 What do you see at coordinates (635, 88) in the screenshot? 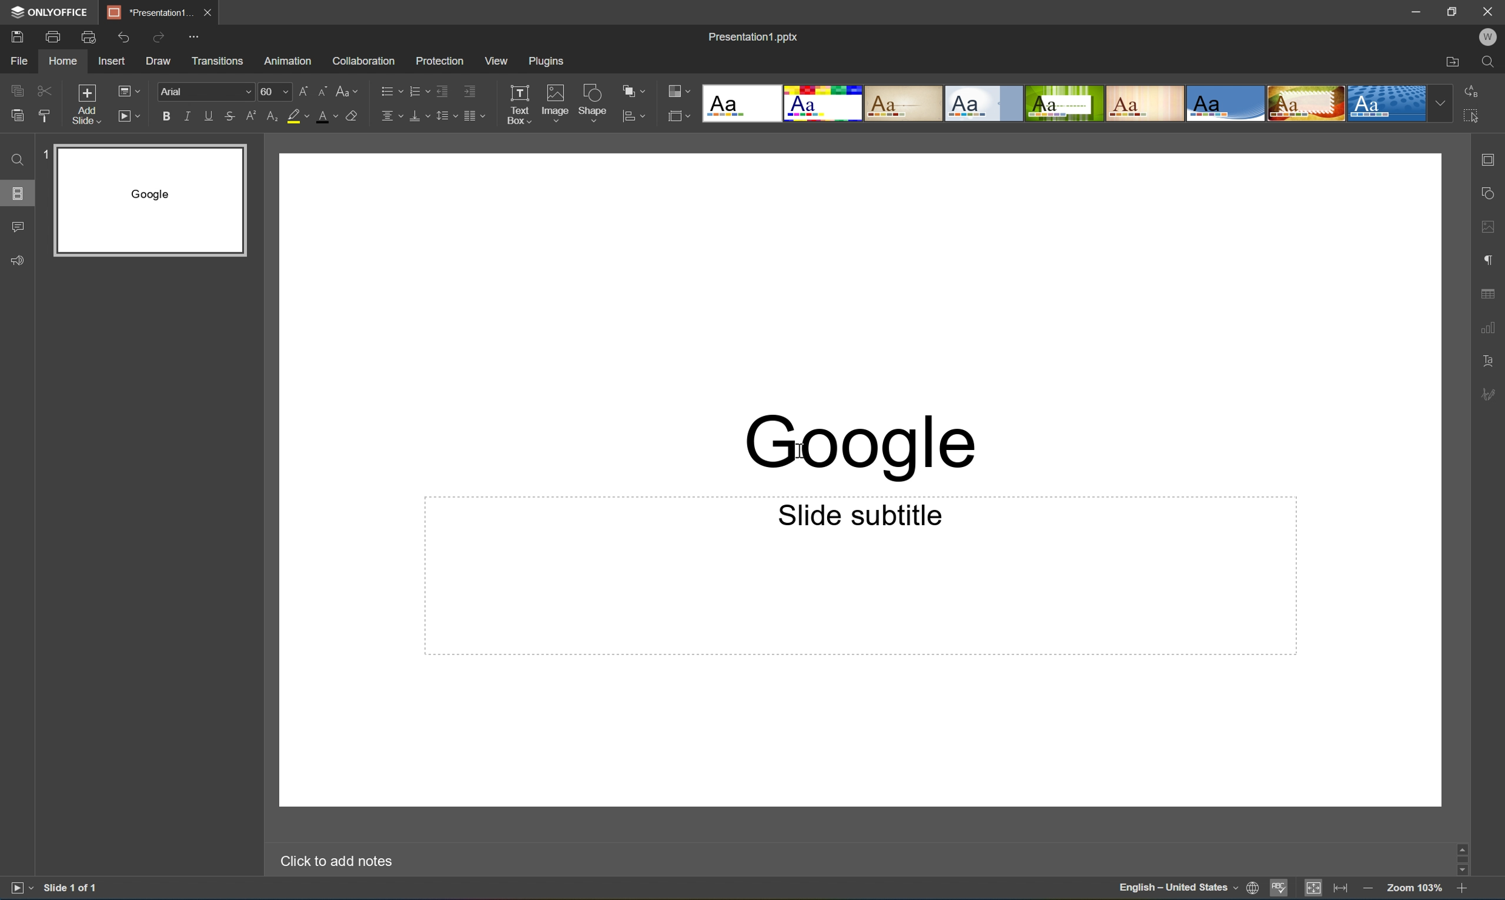
I see `Arrange shape` at bounding box center [635, 88].